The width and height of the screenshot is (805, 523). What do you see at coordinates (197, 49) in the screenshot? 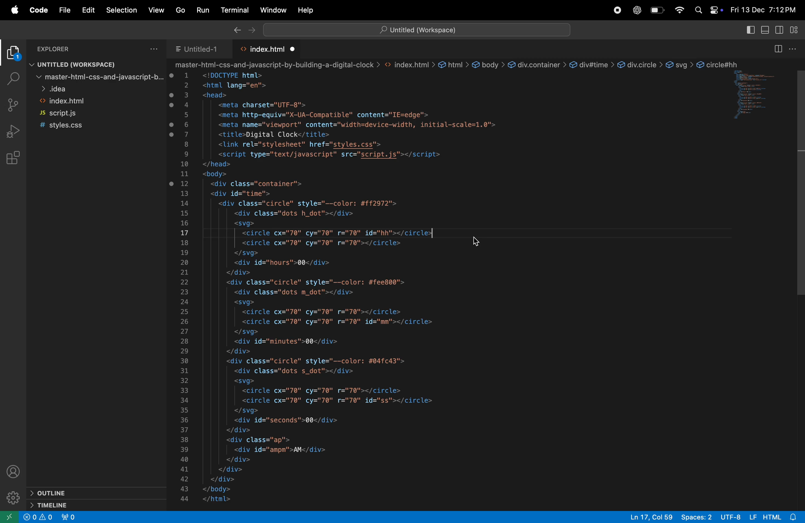
I see `untitled 1` at bounding box center [197, 49].